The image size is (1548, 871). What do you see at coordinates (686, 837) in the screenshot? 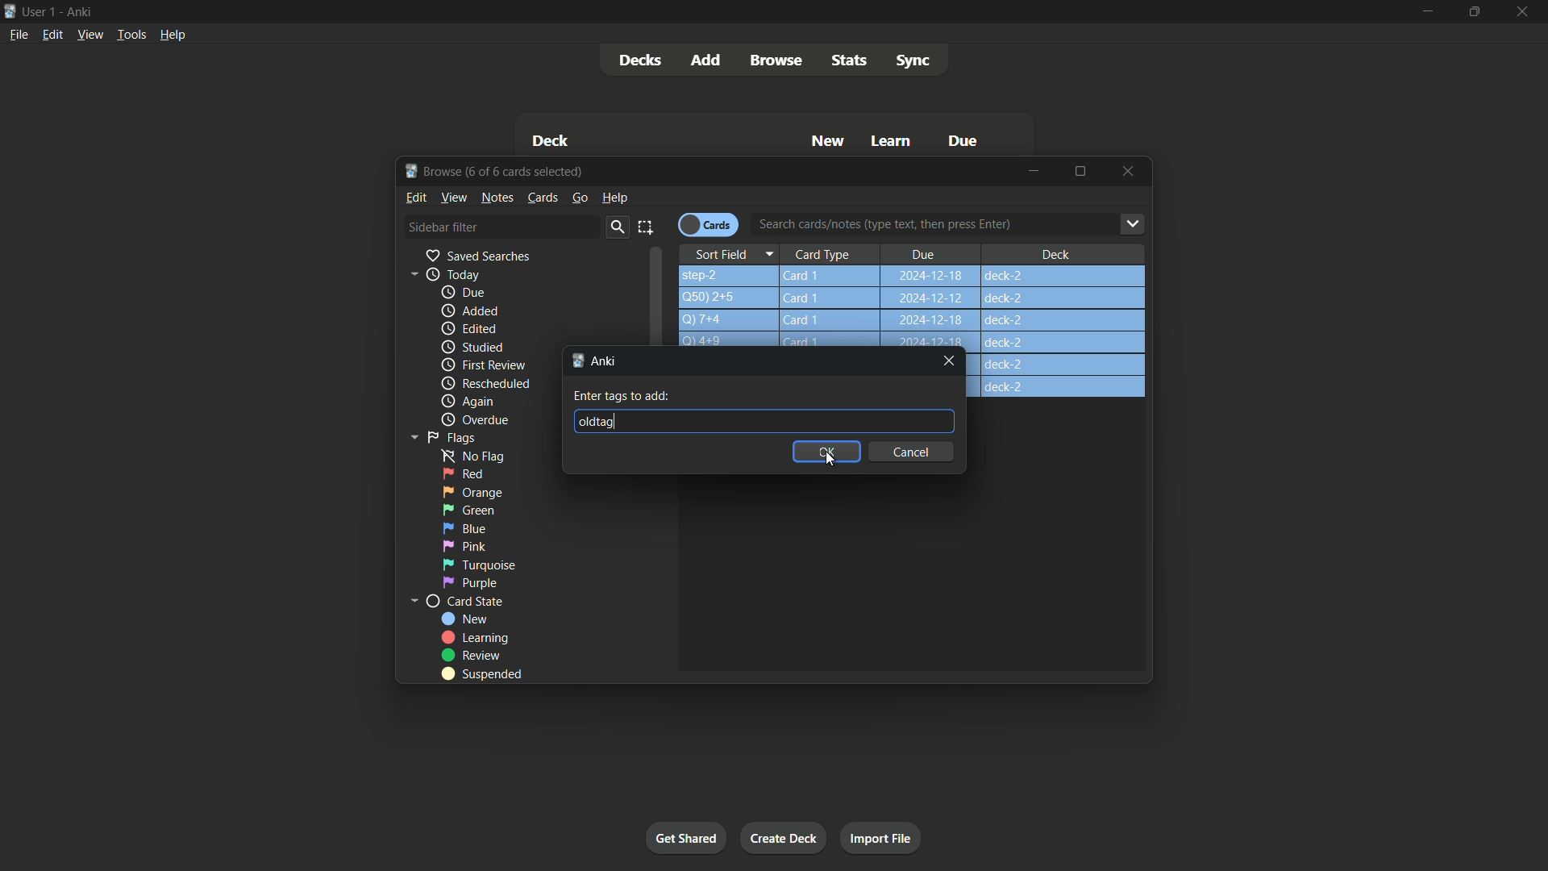
I see `Get started` at bounding box center [686, 837].